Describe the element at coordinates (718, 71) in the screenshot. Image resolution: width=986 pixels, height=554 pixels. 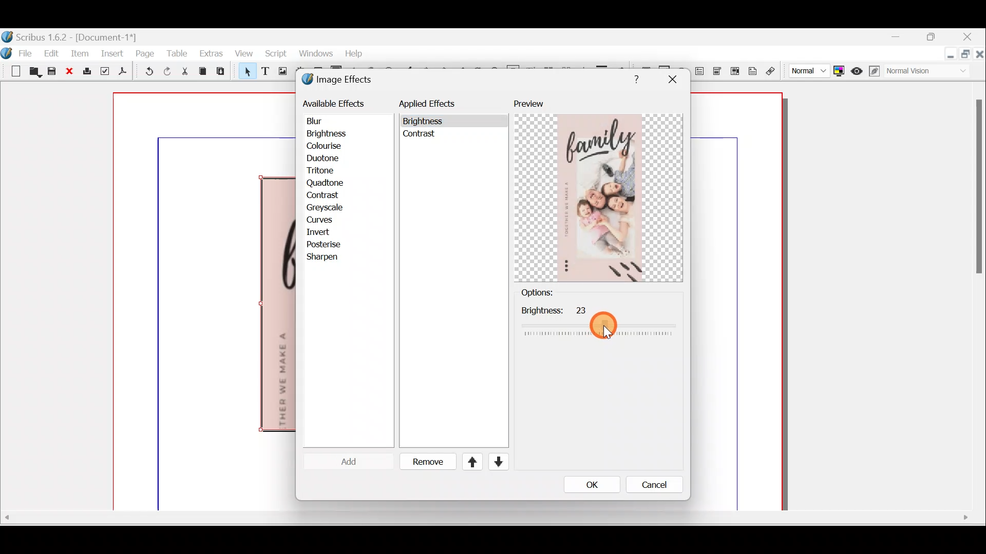
I see `PDF combo box` at that location.